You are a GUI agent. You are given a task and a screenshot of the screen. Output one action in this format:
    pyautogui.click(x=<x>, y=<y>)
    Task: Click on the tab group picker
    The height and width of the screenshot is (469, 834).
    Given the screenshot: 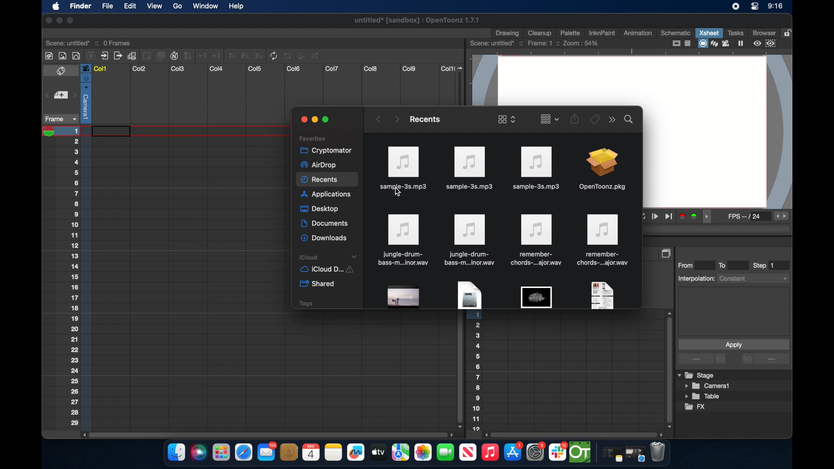 What is the action you would take?
    pyautogui.click(x=549, y=119)
    